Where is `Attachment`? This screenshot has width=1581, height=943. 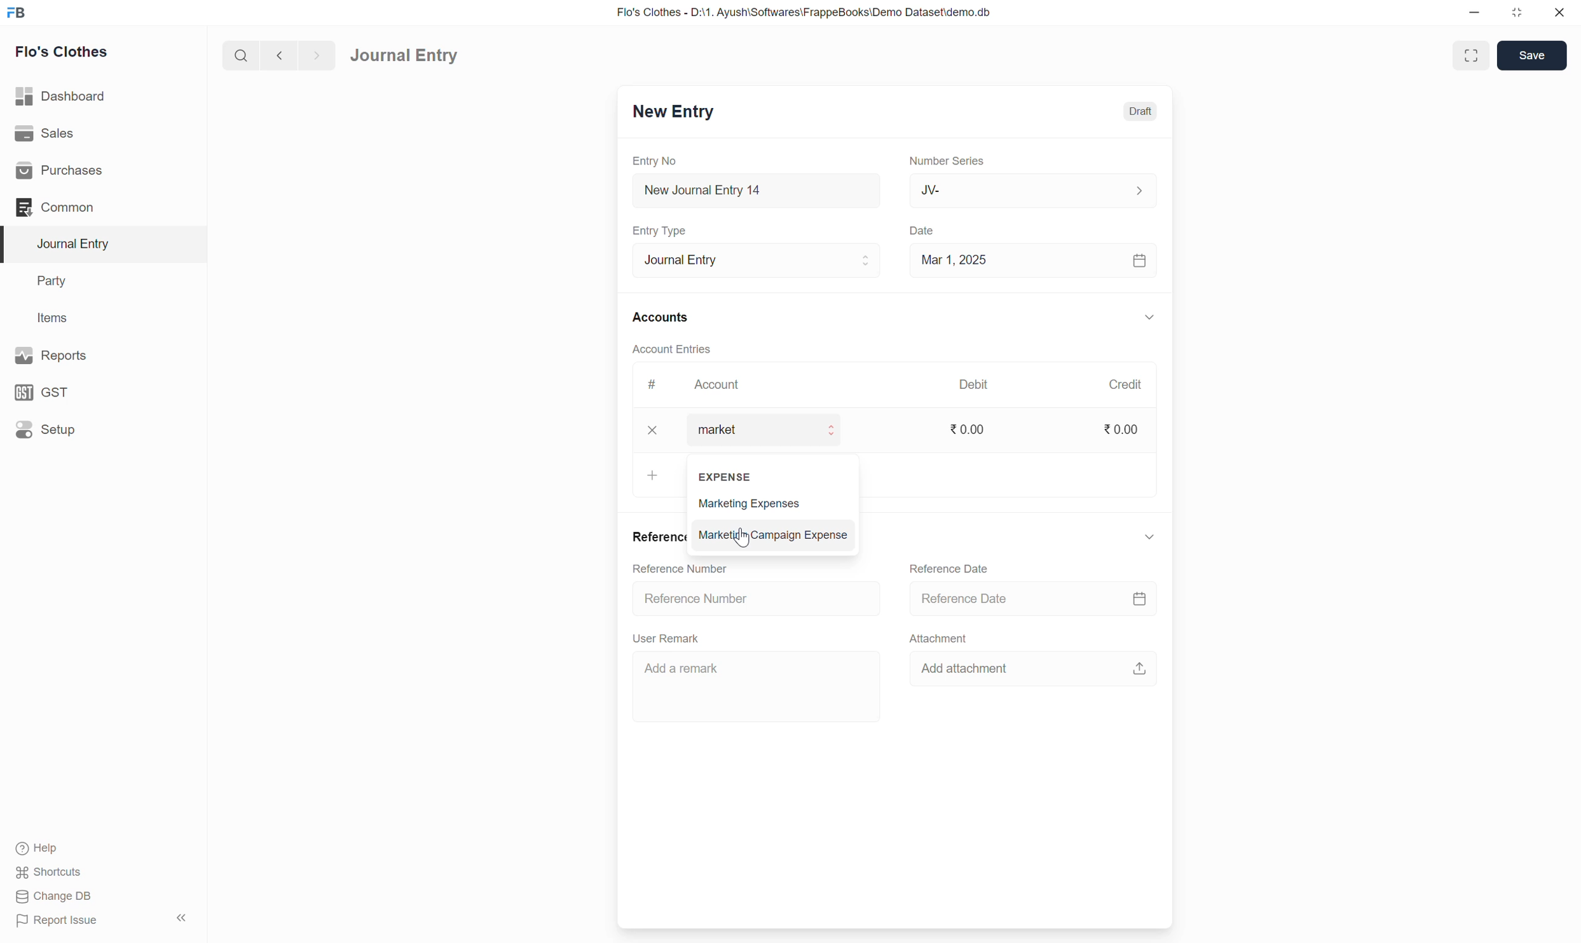
Attachment is located at coordinates (940, 638).